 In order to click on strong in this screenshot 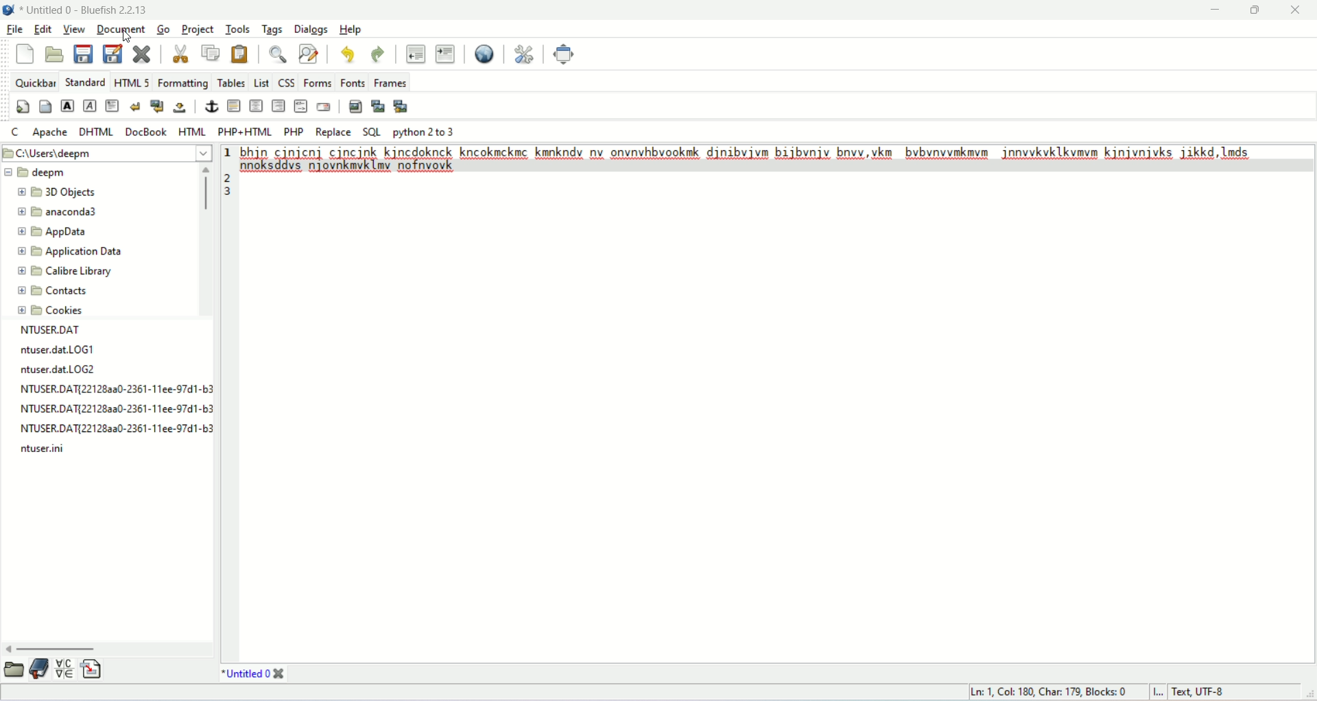, I will do `click(69, 108)`.